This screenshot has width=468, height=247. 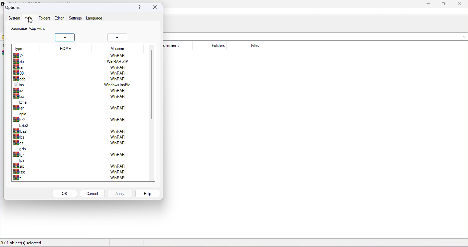 What do you see at coordinates (94, 18) in the screenshot?
I see `language` at bounding box center [94, 18].